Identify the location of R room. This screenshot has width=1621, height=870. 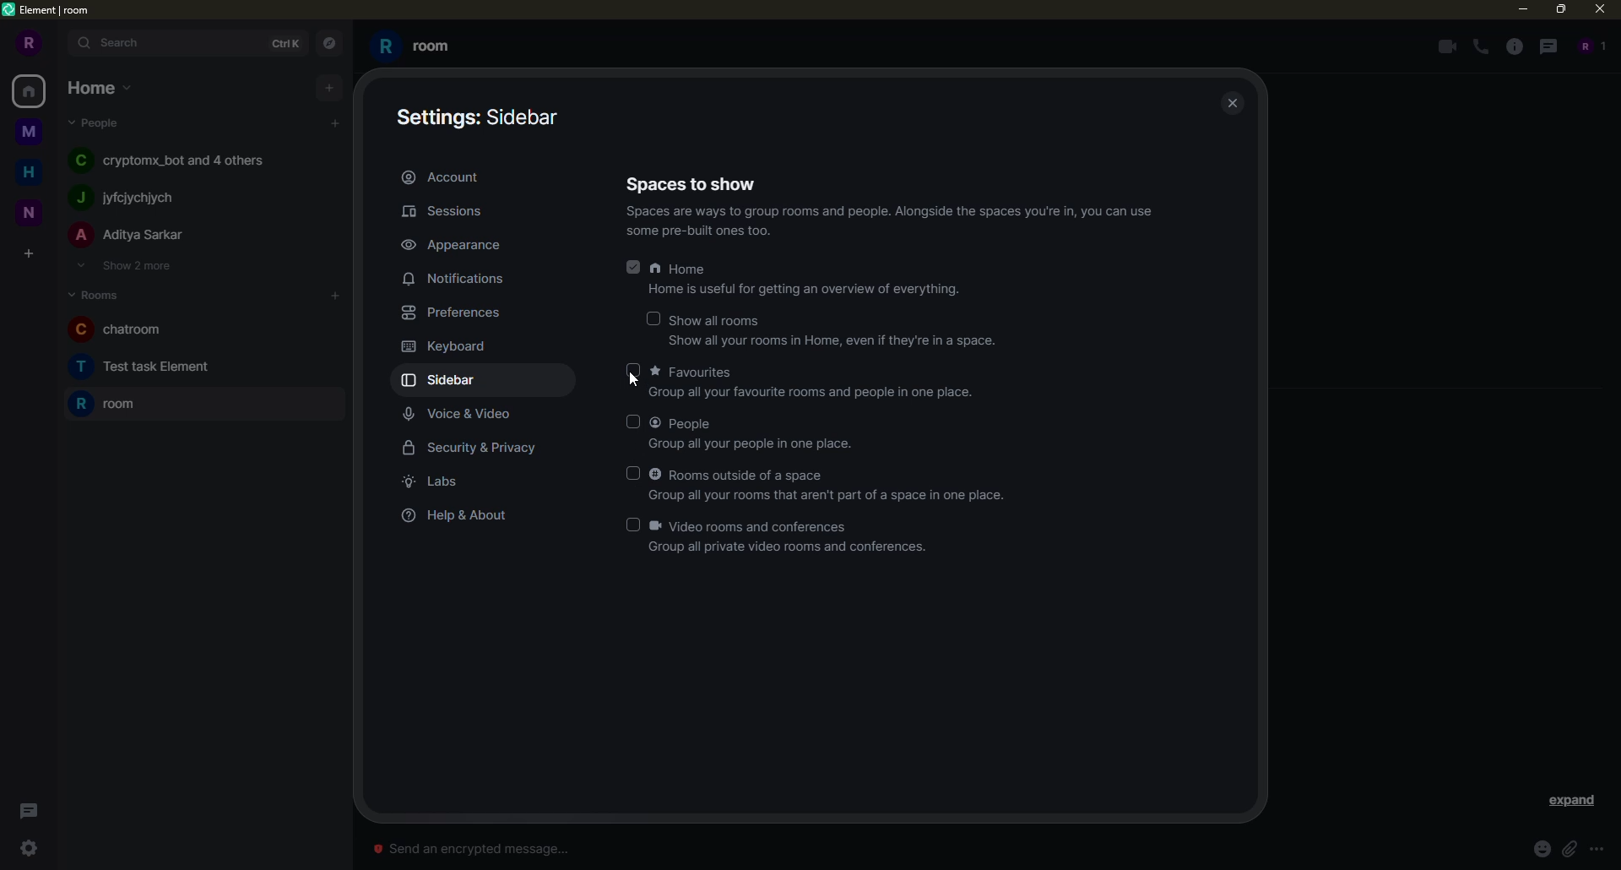
(428, 44).